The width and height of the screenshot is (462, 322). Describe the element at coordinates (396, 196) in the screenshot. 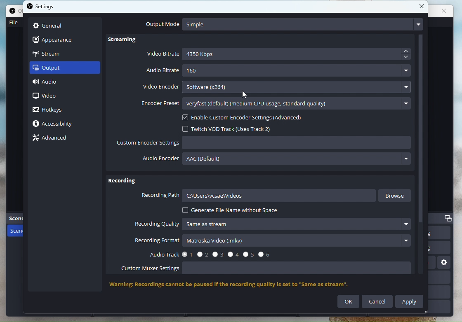

I see `Browse` at that location.